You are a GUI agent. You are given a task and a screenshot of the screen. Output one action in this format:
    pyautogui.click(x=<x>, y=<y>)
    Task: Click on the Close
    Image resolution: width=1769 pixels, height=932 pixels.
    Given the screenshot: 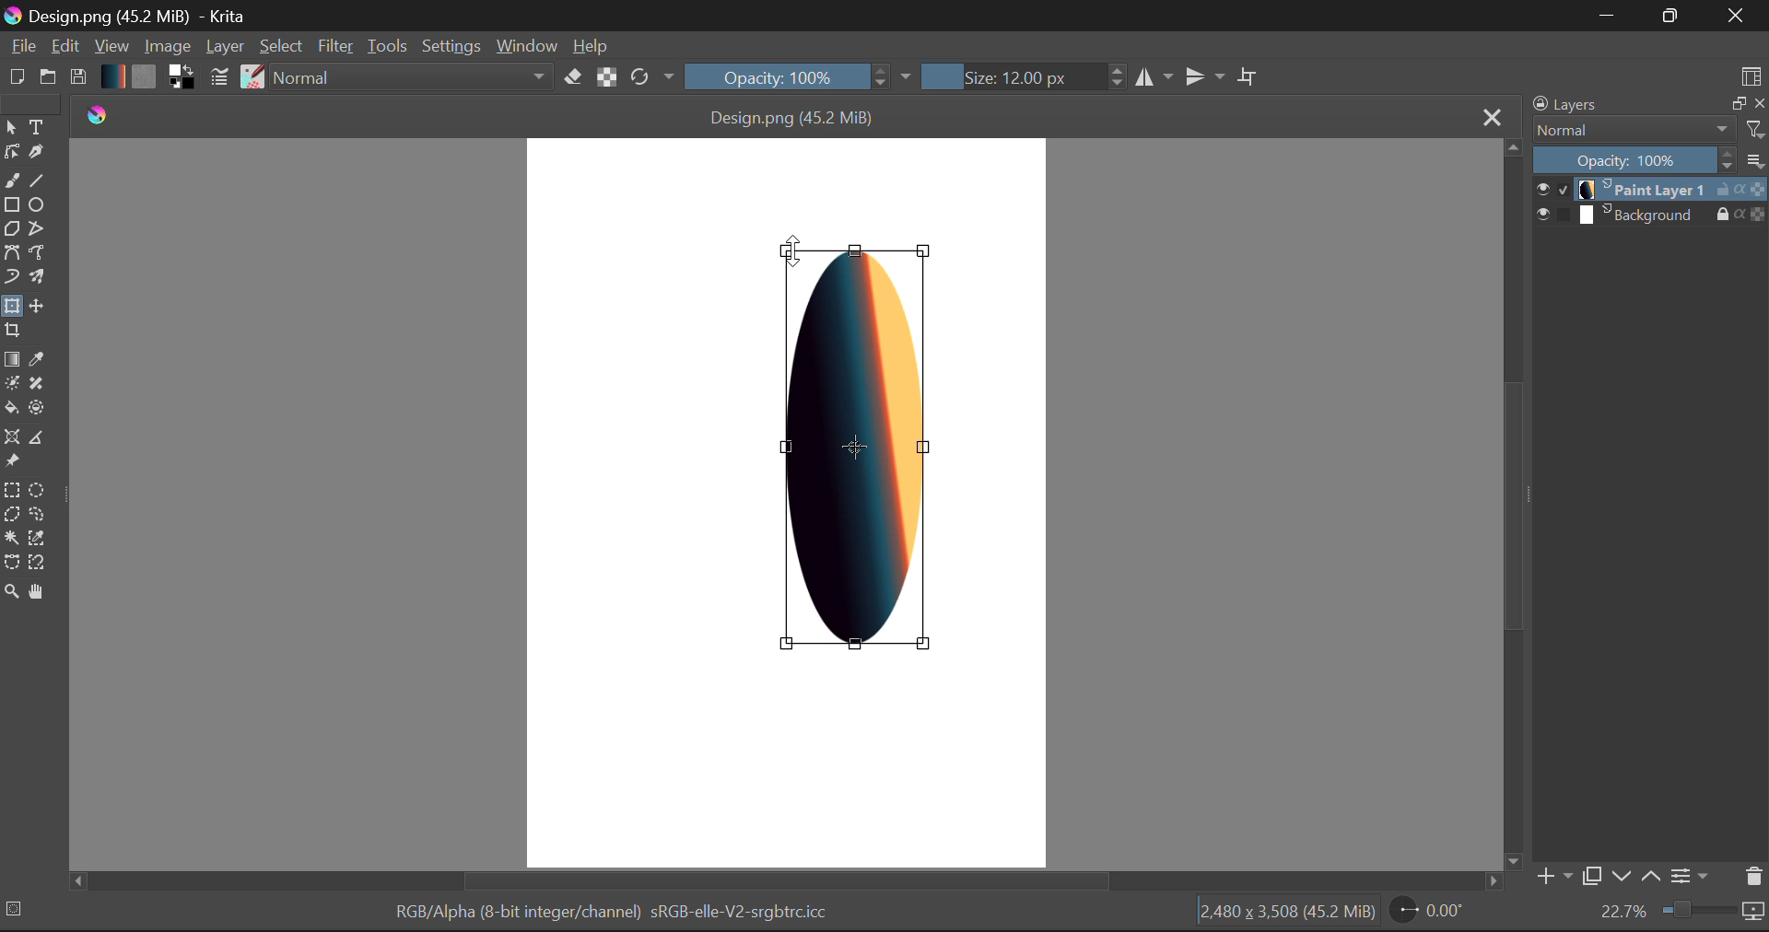 What is the action you would take?
    pyautogui.click(x=1489, y=116)
    